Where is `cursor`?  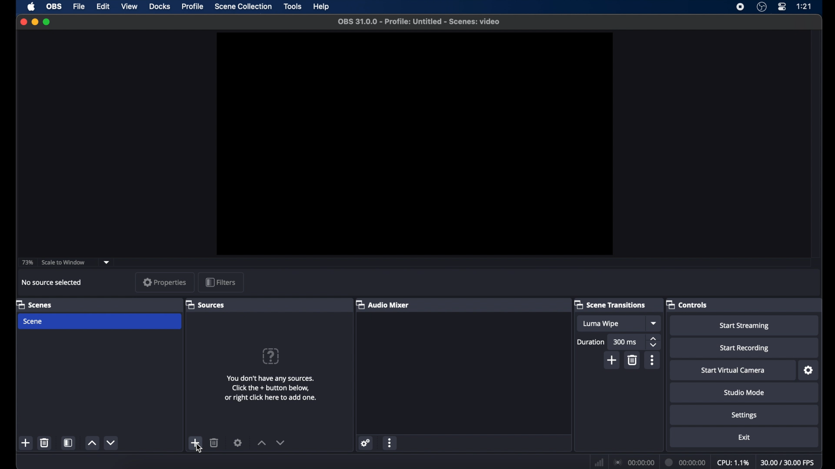
cursor is located at coordinates (200, 449).